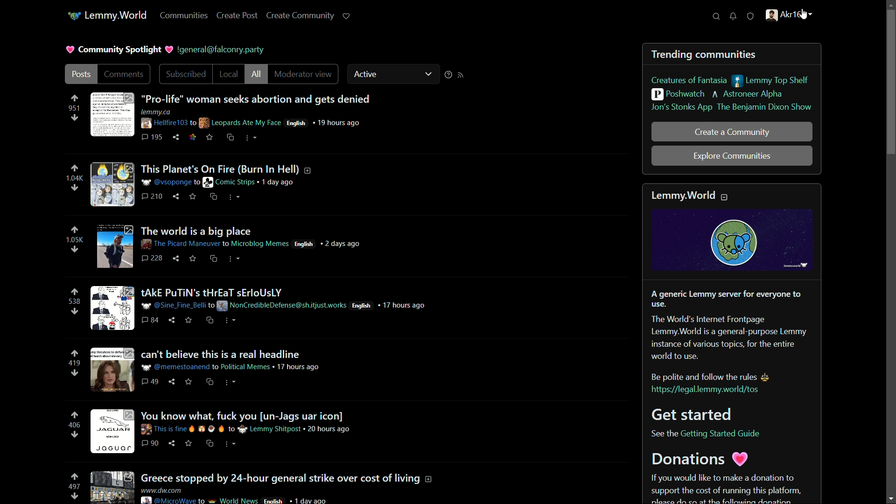  Describe the element at coordinates (69, 49) in the screenshot. I see `Heart logo` at that location.